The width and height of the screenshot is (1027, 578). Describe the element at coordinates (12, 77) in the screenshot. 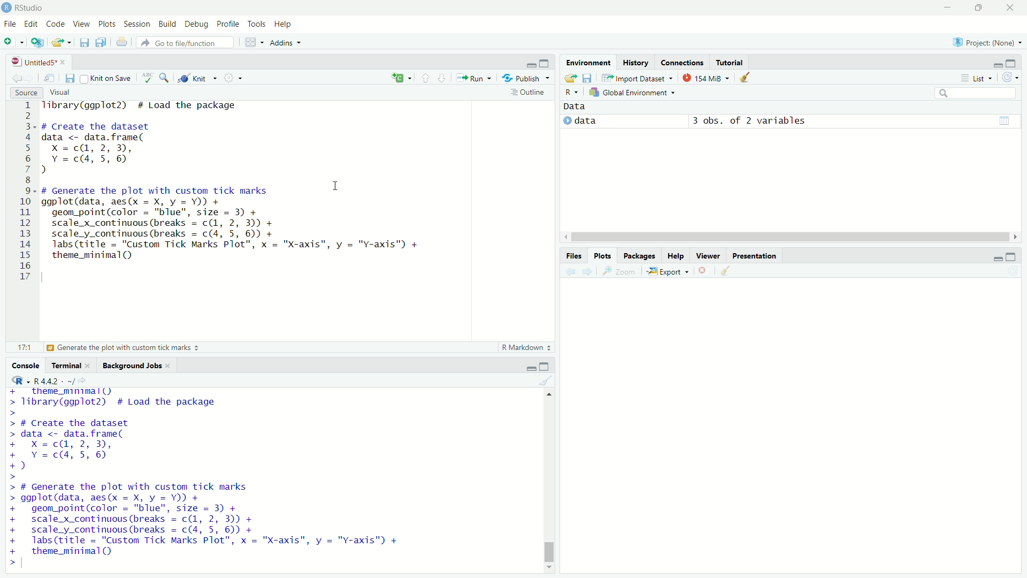

I see `go back to the previous source location` at that location.